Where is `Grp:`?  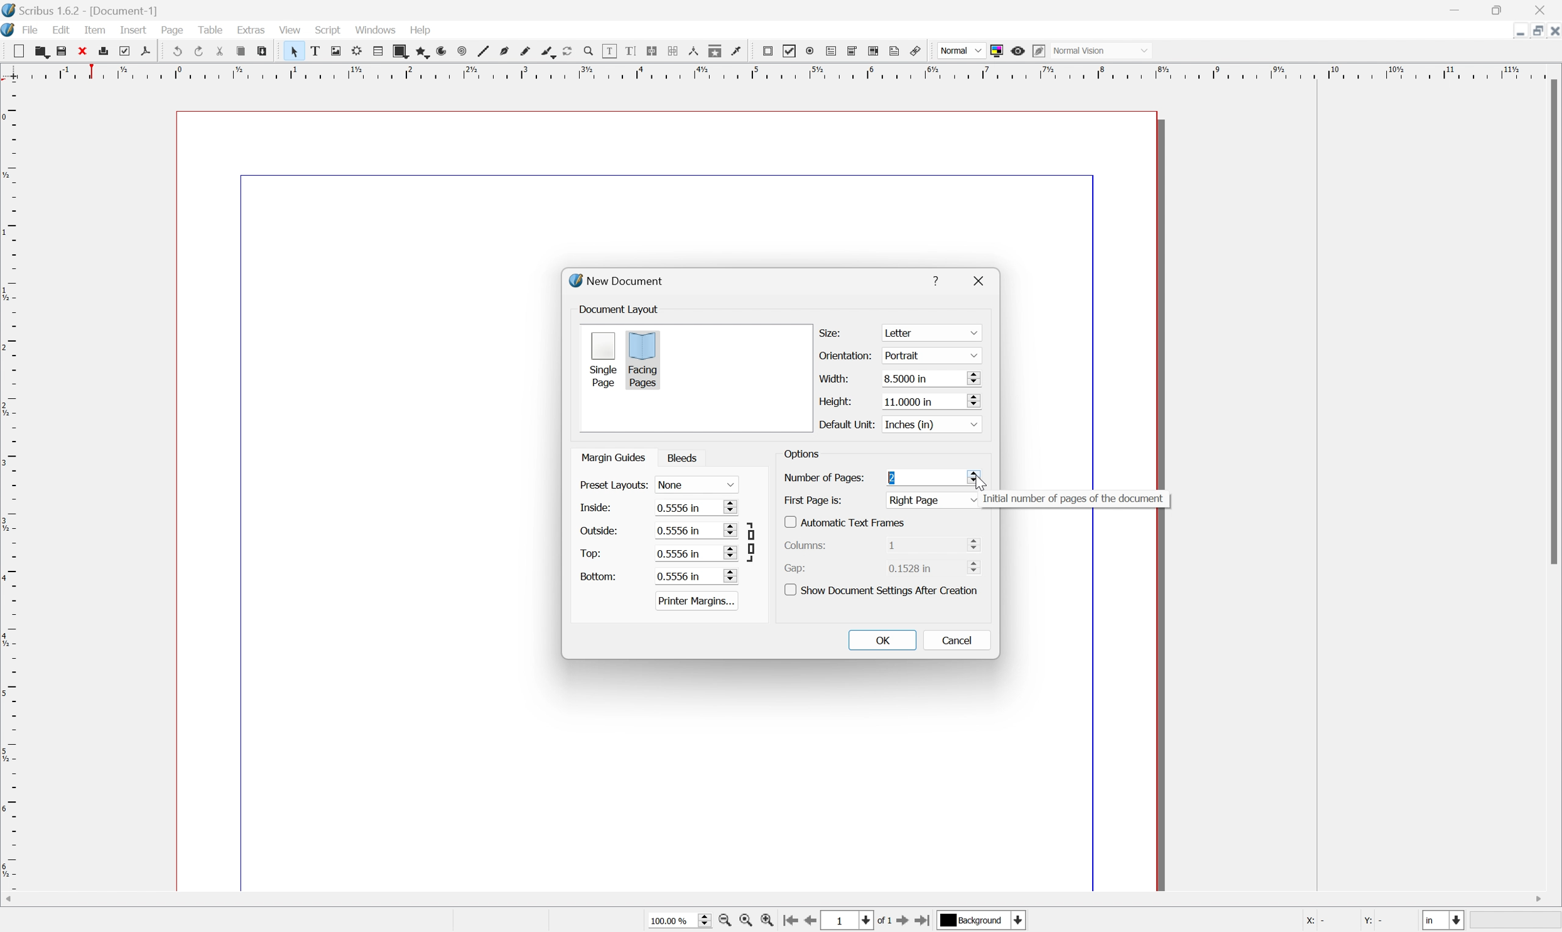 Grp: is located at coordinates (798, 568).